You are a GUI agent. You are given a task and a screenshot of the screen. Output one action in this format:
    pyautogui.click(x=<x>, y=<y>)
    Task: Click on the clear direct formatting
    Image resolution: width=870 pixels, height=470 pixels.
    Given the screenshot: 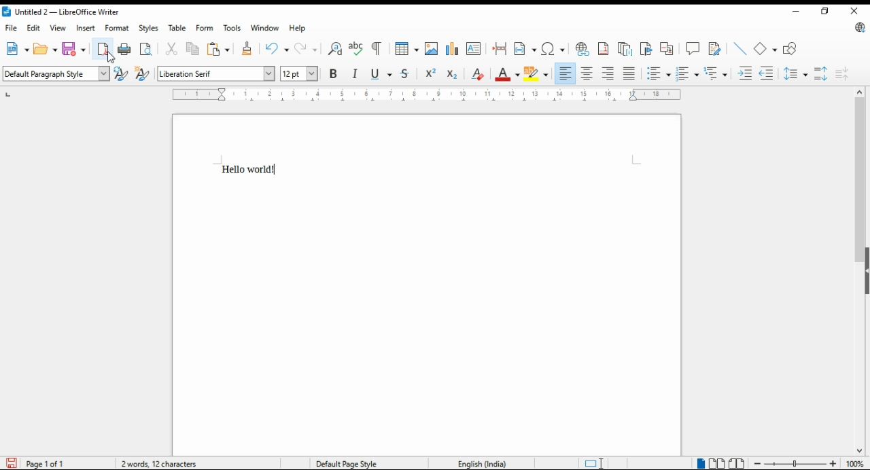 What is the action you would take?
    pyautogui.click(x=477, y=75)
    